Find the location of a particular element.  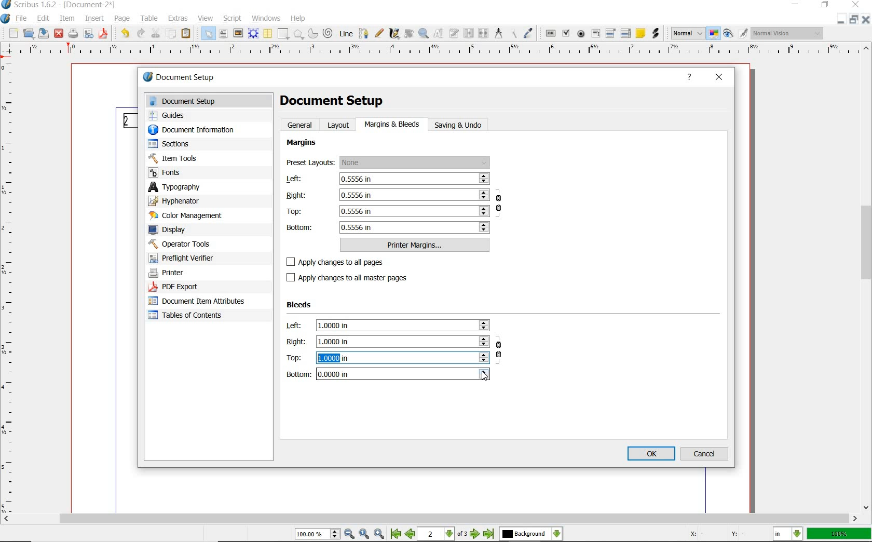

Zoom to 100% is located at coordinates (364, 534).